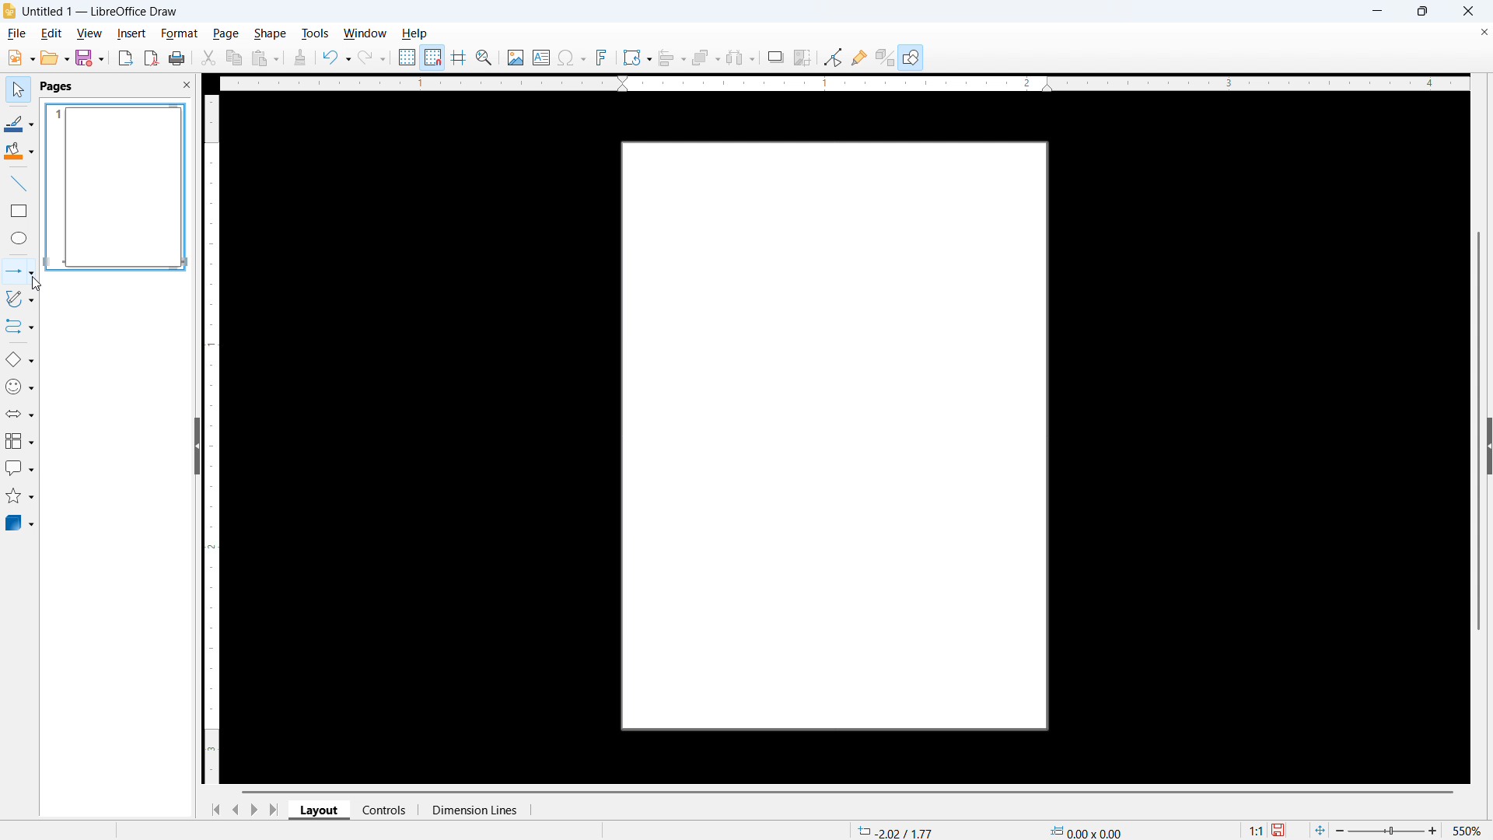  Describe the element at coordinates (835, 436) in the screenshot. I see `Page ` at that location.